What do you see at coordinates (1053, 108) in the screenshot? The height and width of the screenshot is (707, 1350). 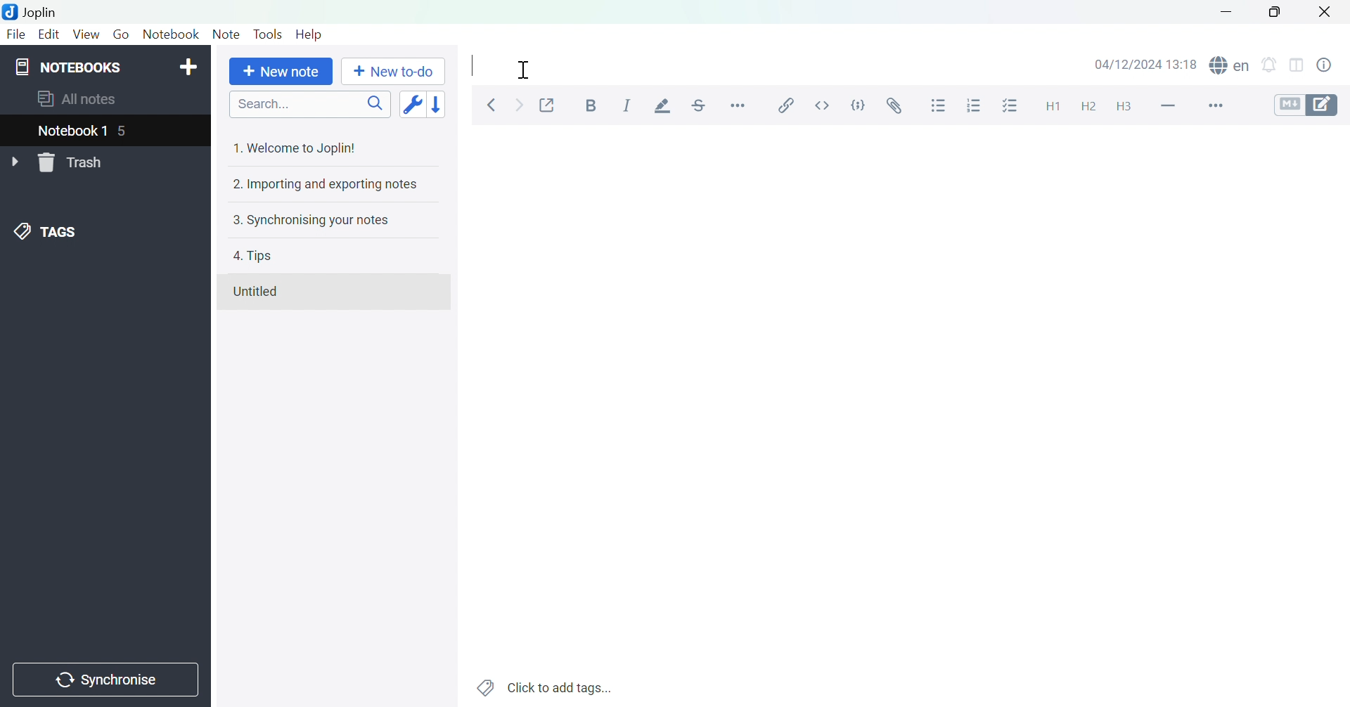 I see `Heading 1` at bounding box center [1053, 108].